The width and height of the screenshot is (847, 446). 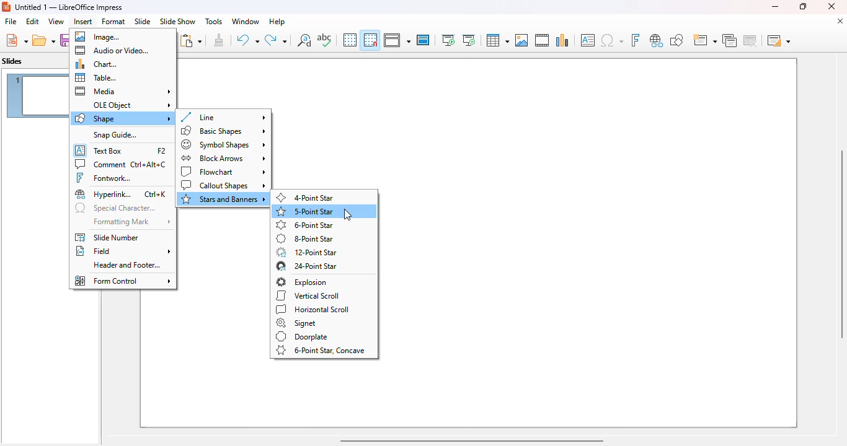 I want to click on 6-point star, concave, so click(x=321, y=351).